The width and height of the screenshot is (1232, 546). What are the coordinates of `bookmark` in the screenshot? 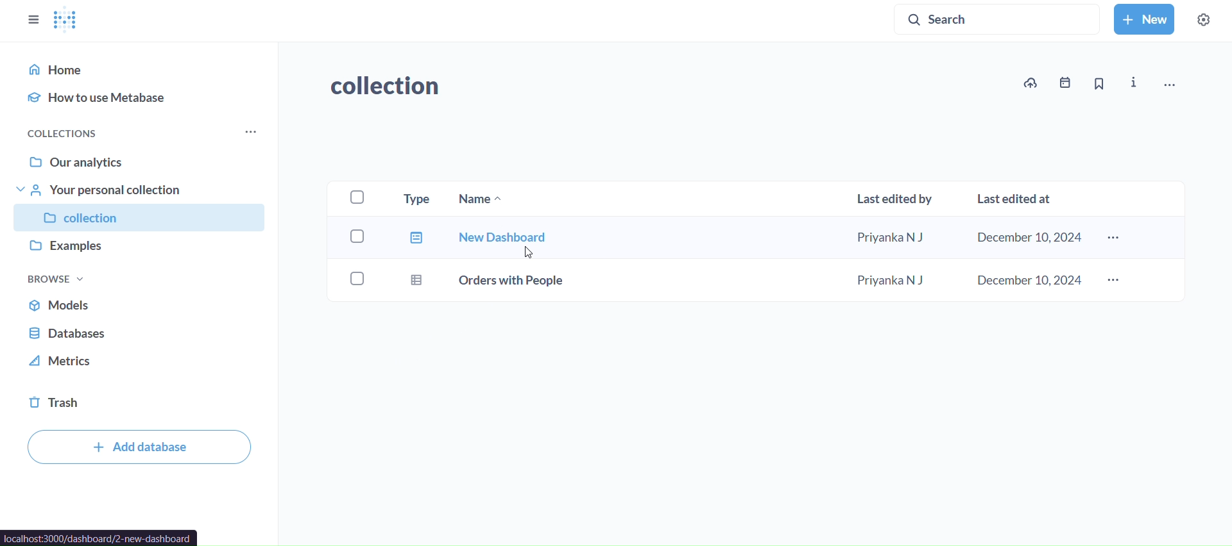 It's located at (1099, 83).